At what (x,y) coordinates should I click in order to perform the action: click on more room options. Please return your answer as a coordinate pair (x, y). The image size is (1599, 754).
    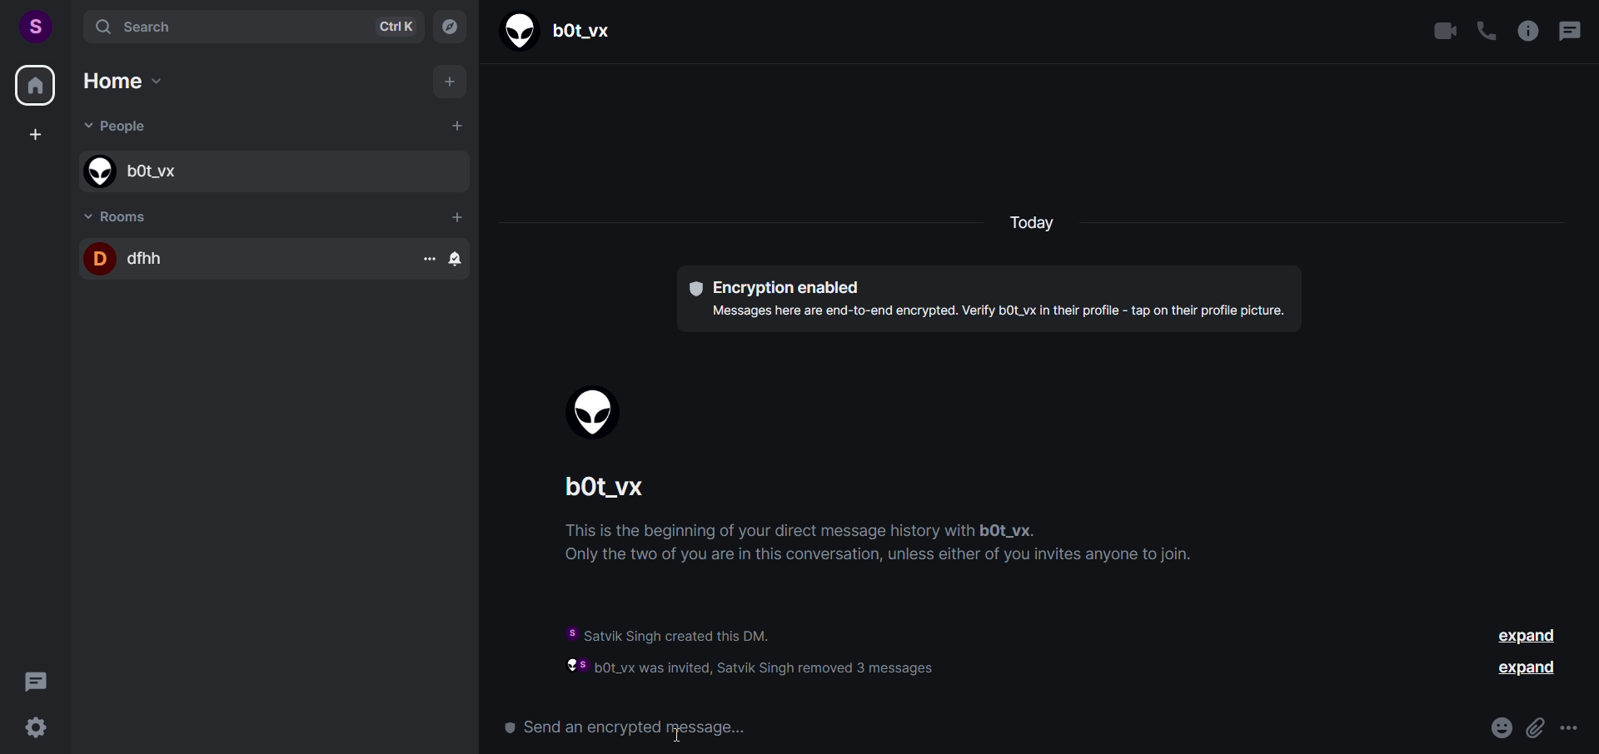
    Looking at the image, I should click on (428, 257).